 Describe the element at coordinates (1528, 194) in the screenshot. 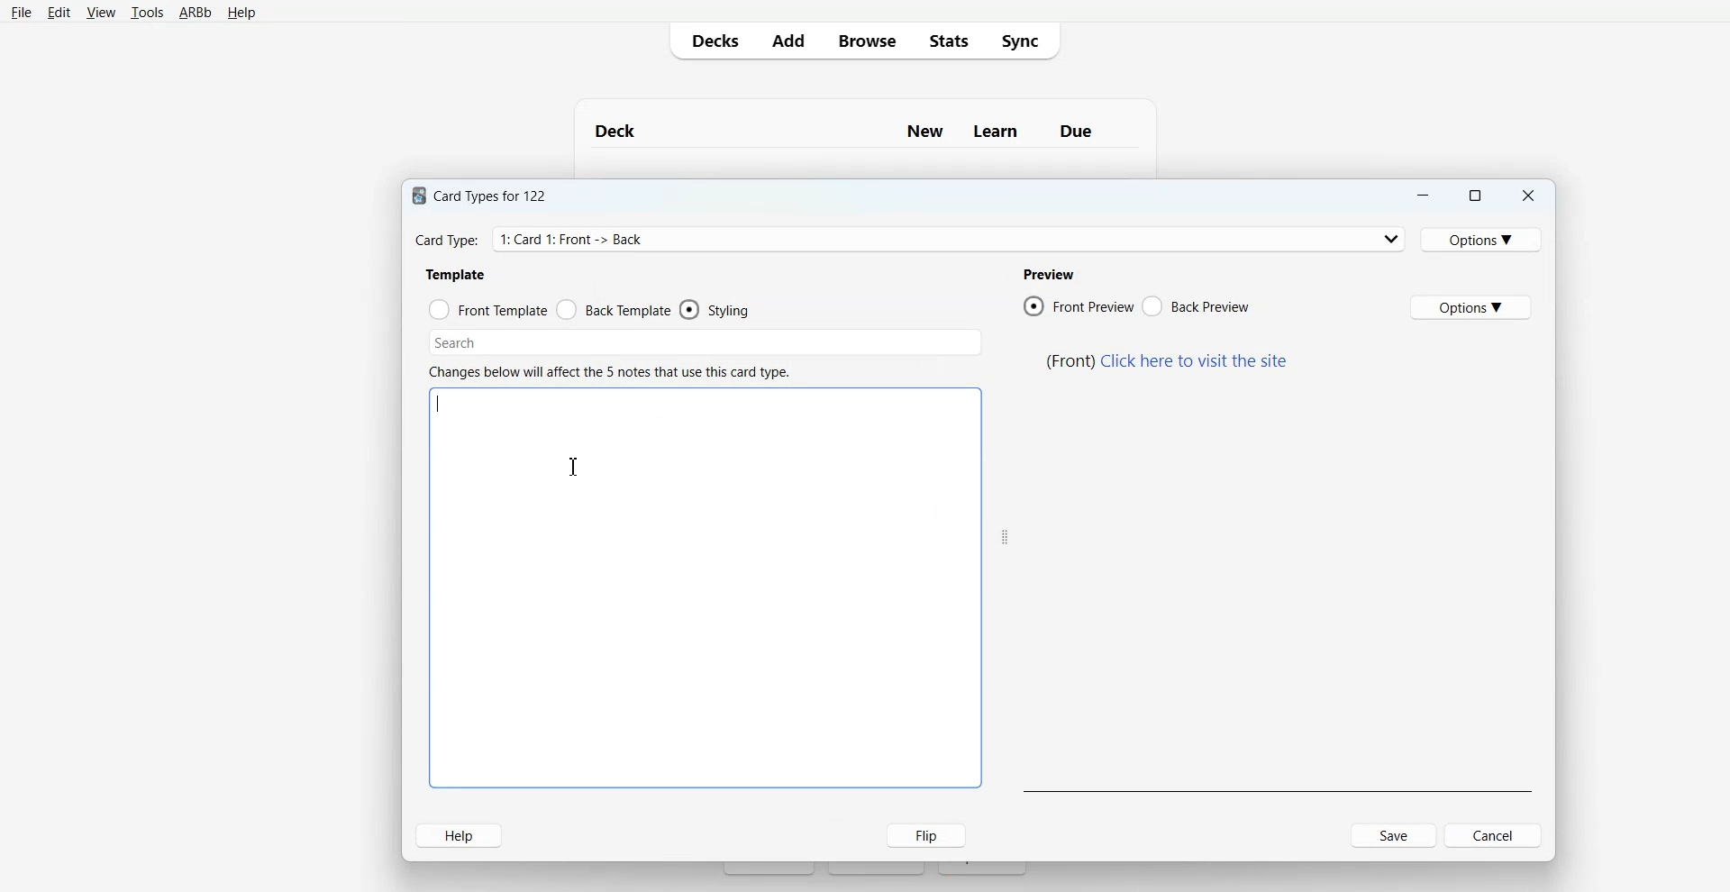

I see `Close` at that location.